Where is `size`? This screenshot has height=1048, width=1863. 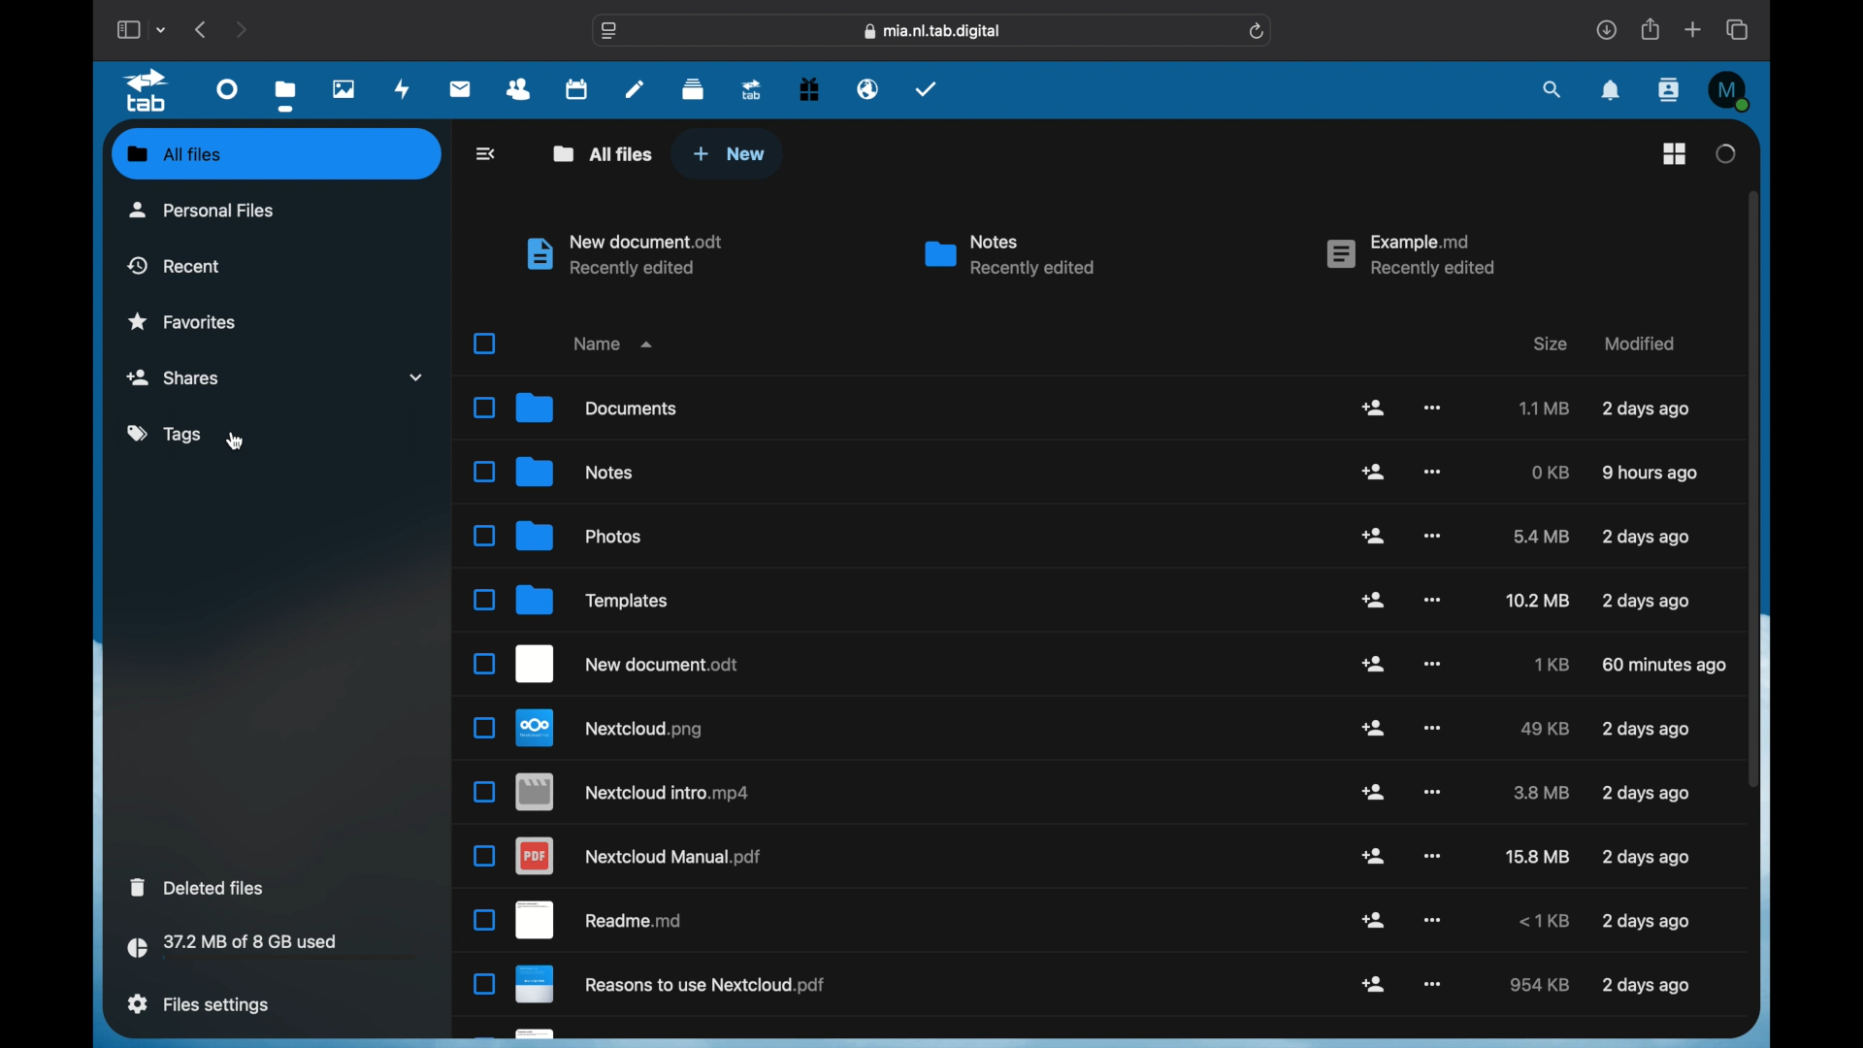 size is located at coordinates (1551, 472).